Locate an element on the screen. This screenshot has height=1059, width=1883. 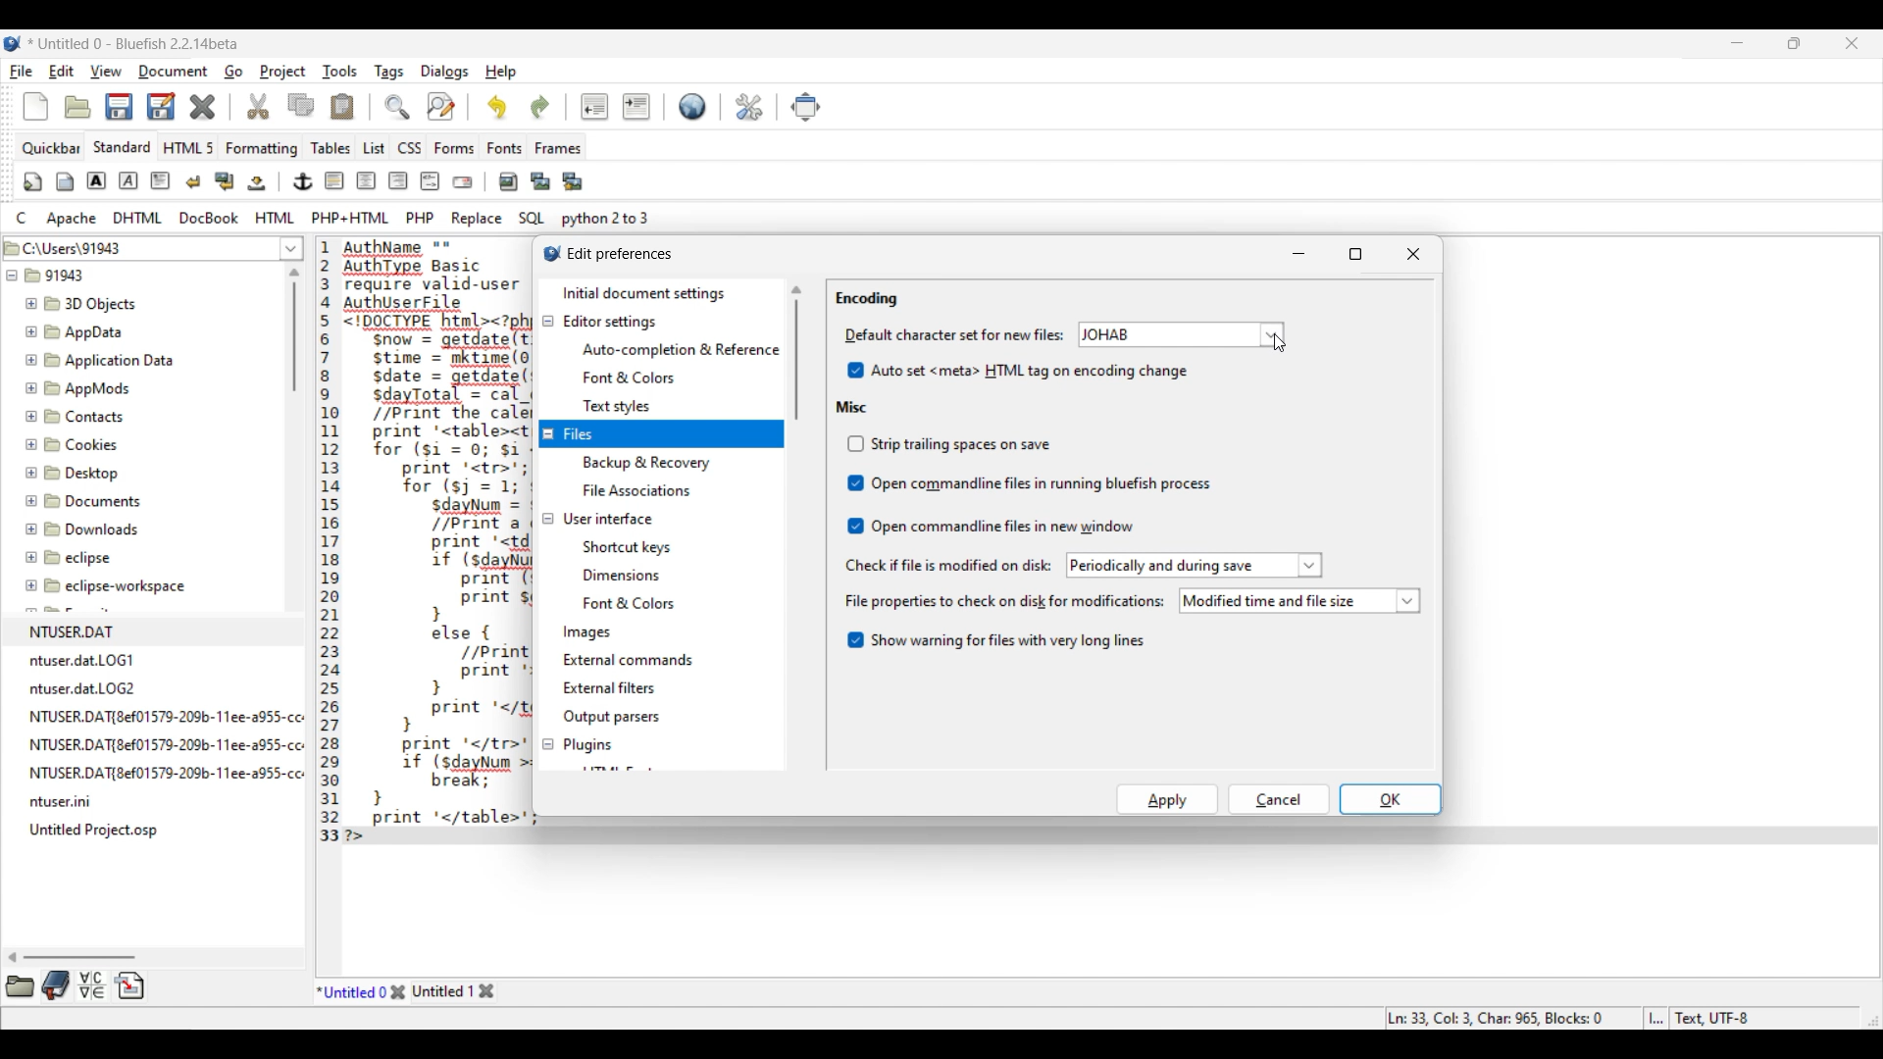
Images is located at coordinates (588, 632).